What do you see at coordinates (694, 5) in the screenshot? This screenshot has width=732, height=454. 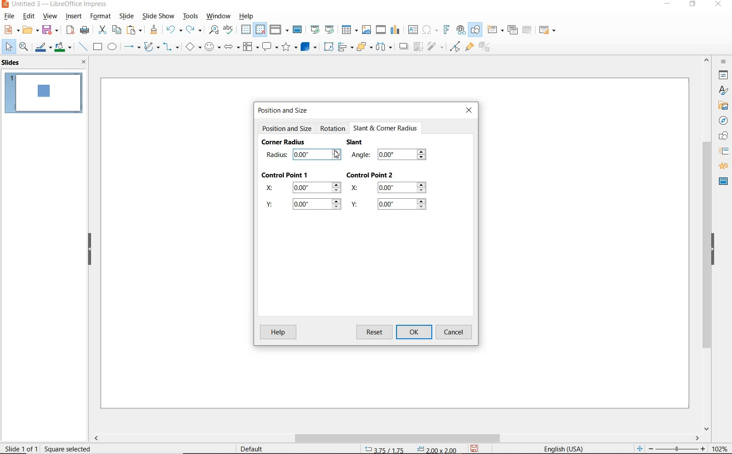 I see `restore down` at bounding box center [694, 5].